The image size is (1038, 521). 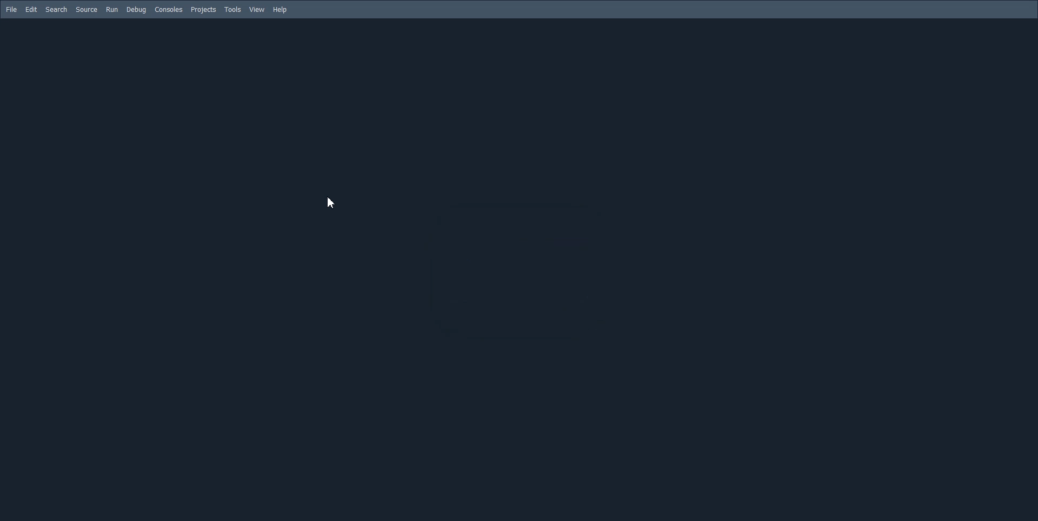 I want to click on Tools, so click(x=233, y=10).